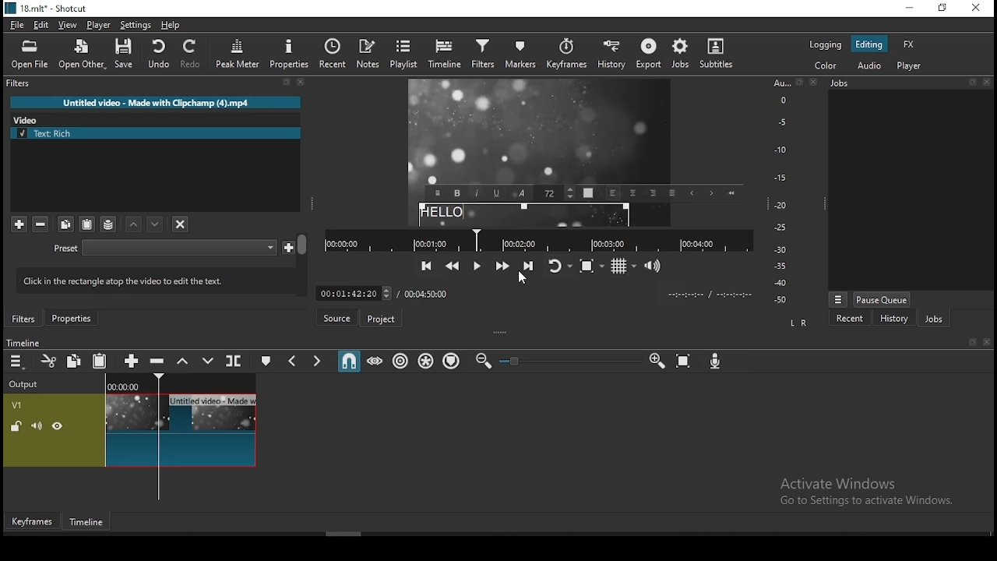  What do you see at coordinates (720, 56) in the screenshot?
I see `subtitles` at bounding box center [720, 56].